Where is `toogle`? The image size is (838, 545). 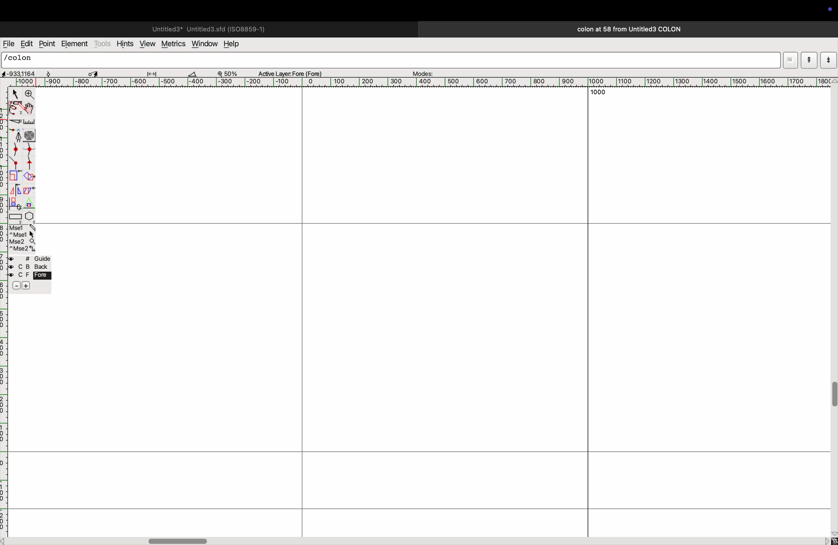
toogle is located at coordinates (29, 109).